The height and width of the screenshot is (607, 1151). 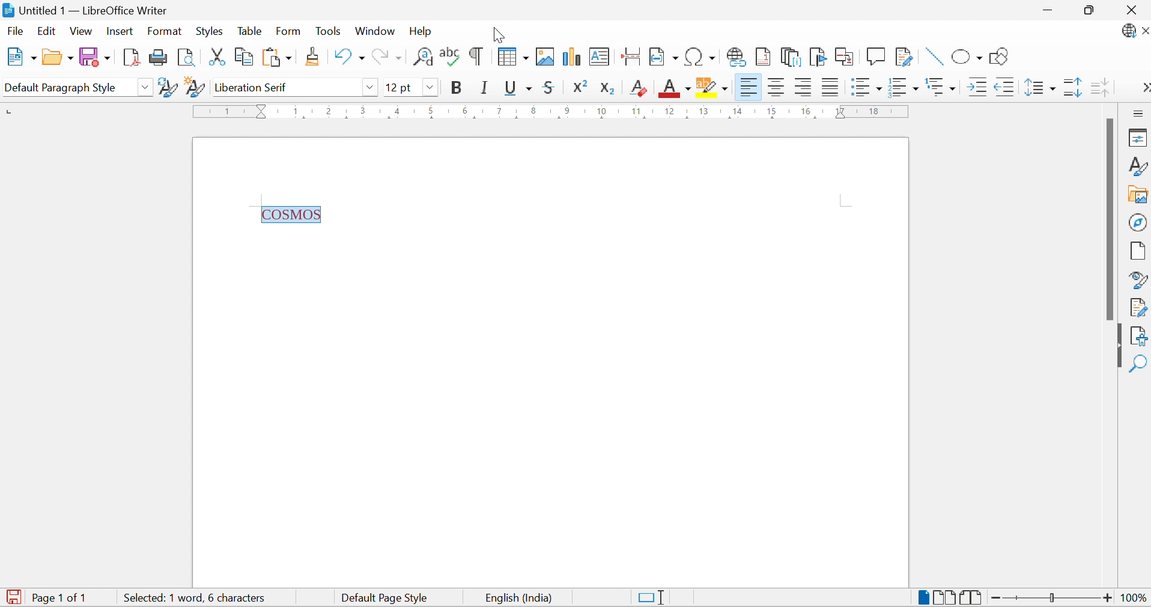 What do you see at coordinates (19, 56) in the screenshot?
I see `New` at bounding box center [19, 56].